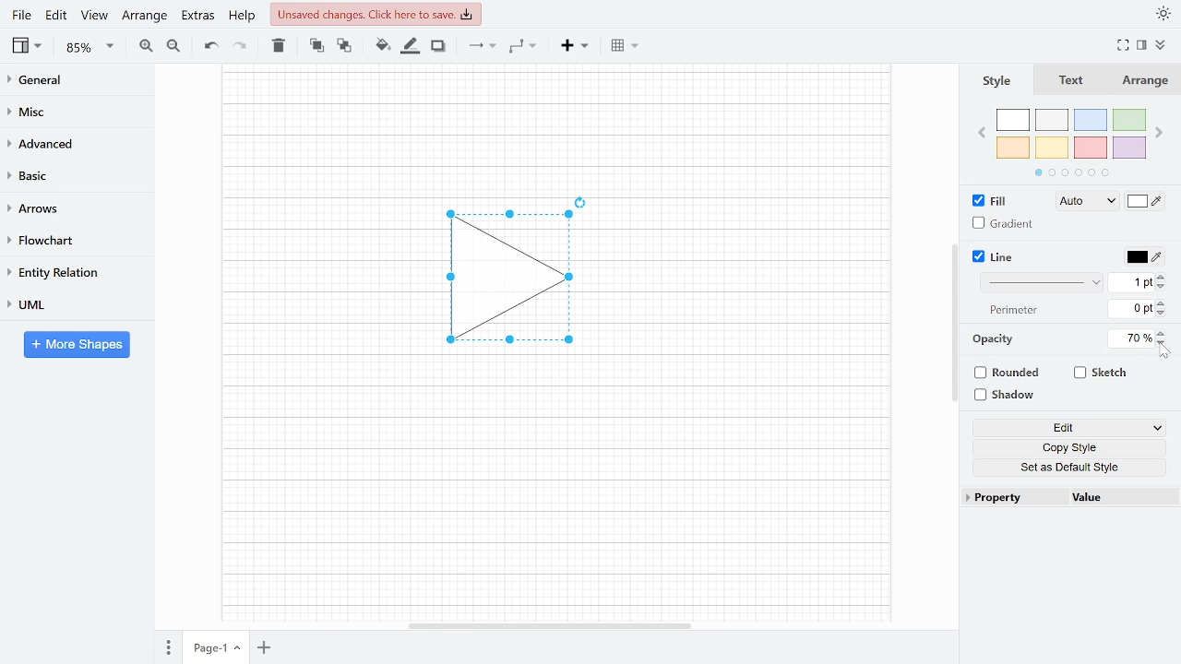  Describe the element at coordinates (146, 45) in the screenshot. I see `Zoom in` at that location.